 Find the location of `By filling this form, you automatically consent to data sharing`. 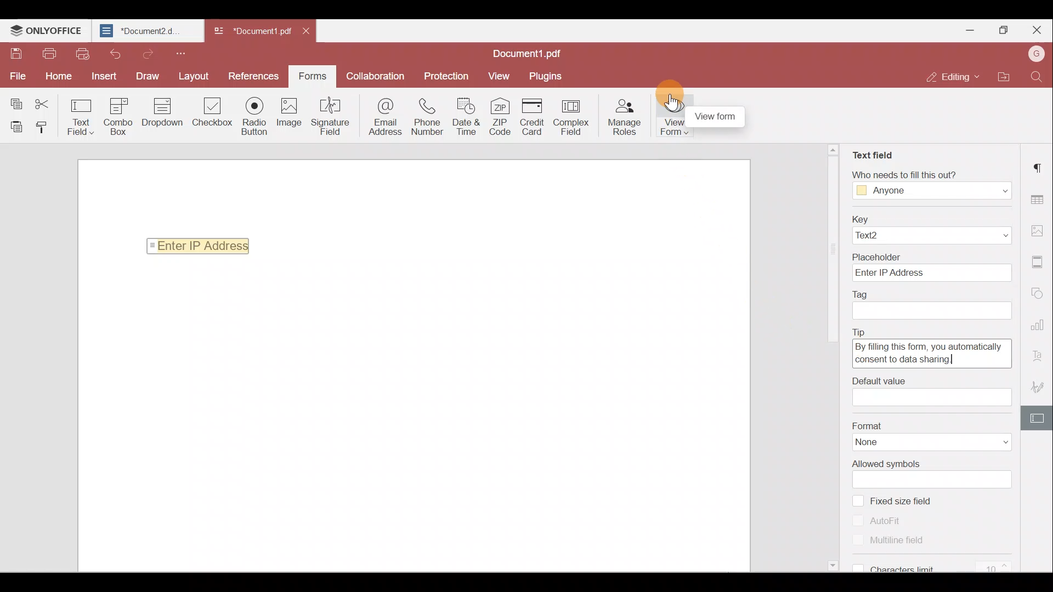

By filling this form, you automatically consent to data sharing is located at coordinates (932, 352).